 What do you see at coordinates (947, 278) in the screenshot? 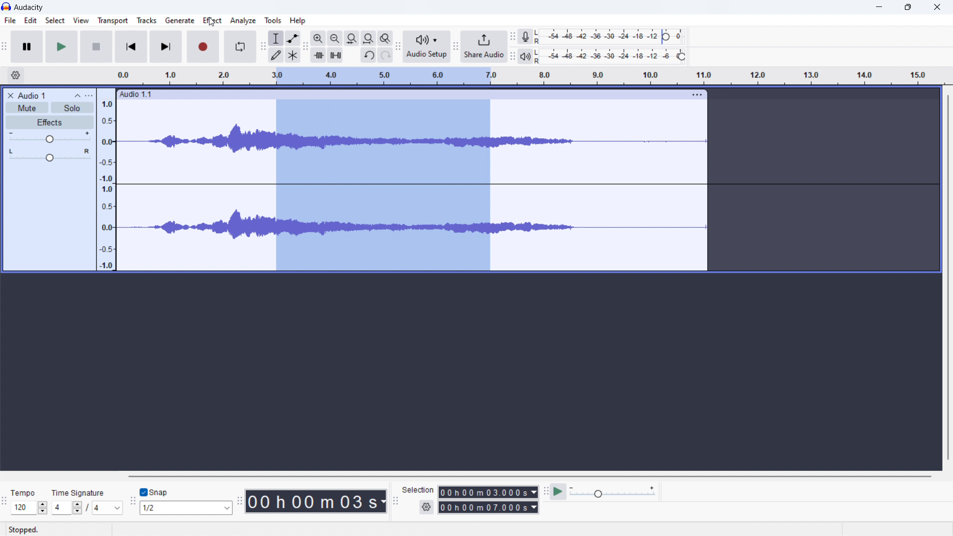
I see `vertical scrollbar` at bounding box center [947, 278].